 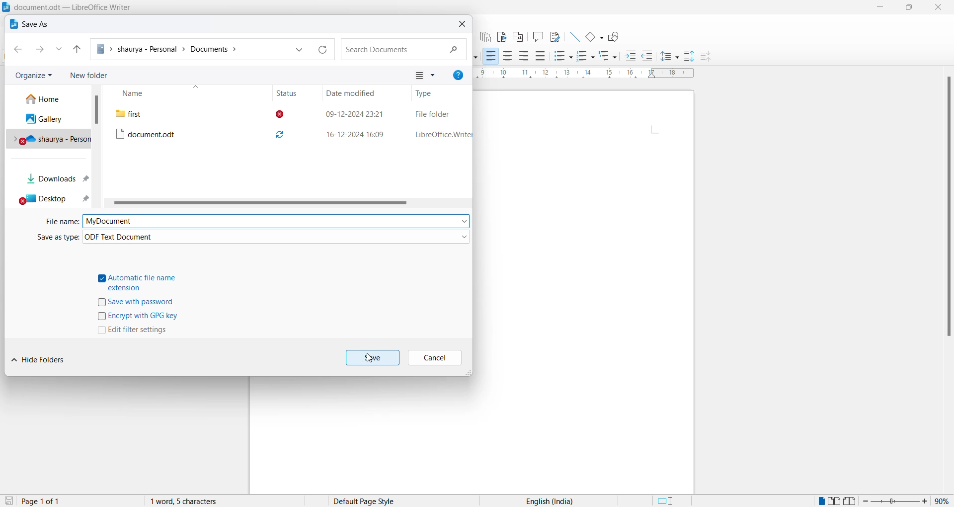 What do you see at coordinates (461, 26) in the screenshot?
I see `Close` at bounding box center [461, 26].